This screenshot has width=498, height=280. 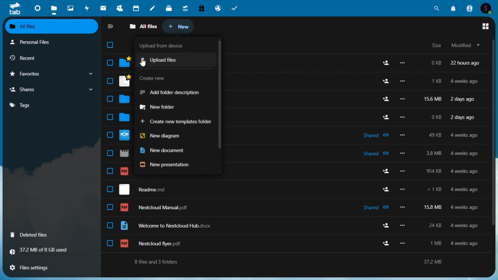 I want to click on more options, so click(x=402, y=82).